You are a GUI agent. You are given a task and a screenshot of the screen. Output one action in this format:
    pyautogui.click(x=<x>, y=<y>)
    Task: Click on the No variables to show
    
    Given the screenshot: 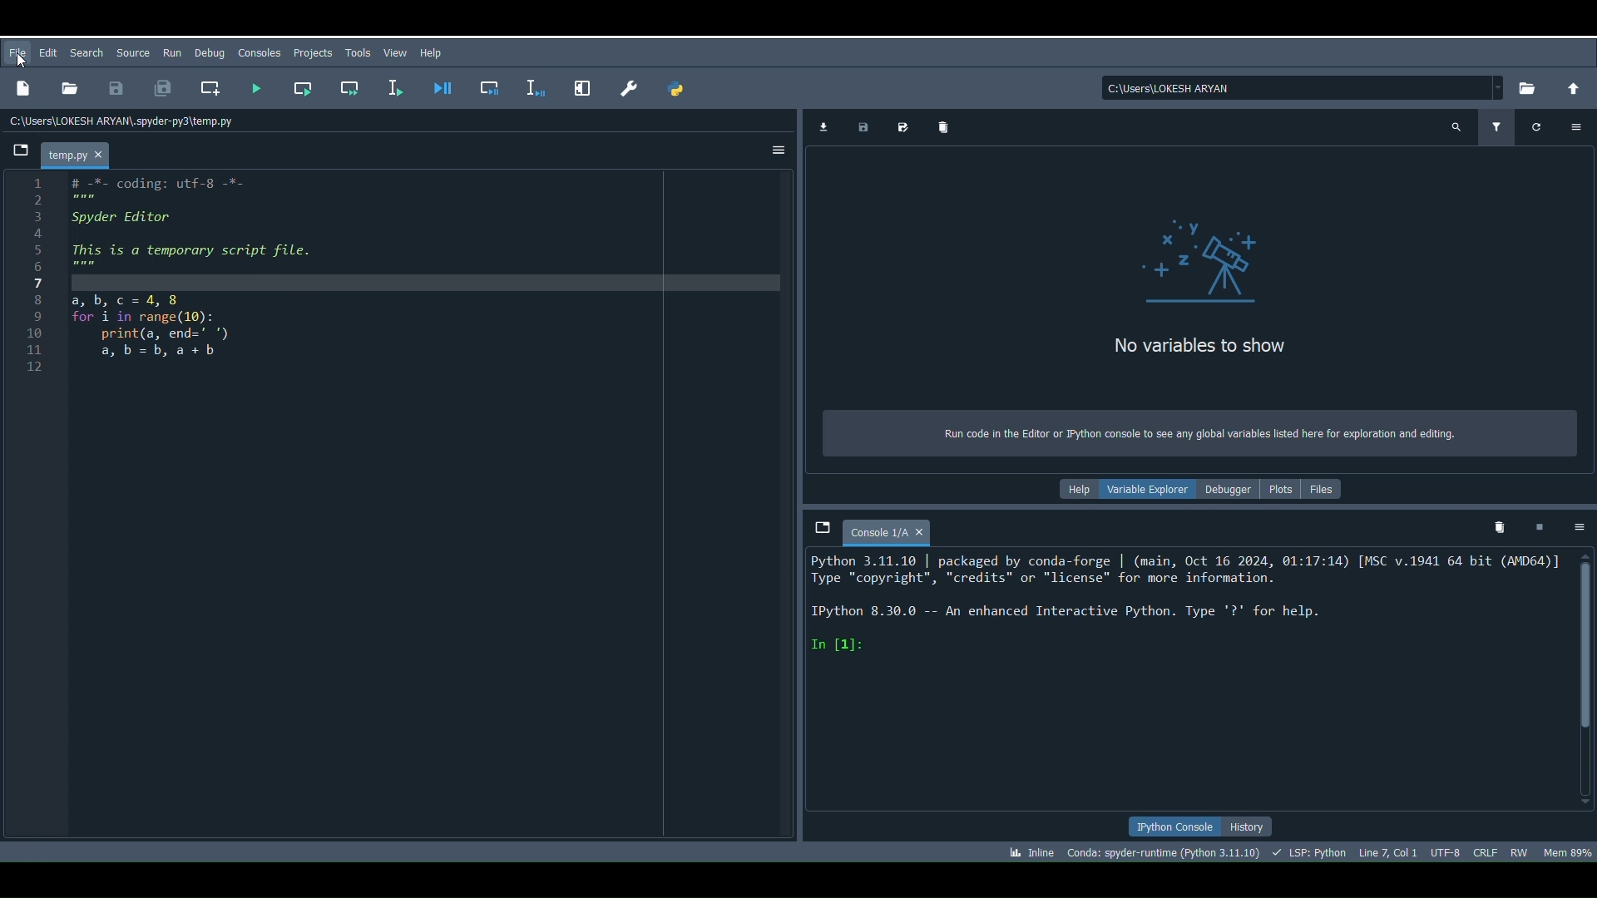 What is the action you would take?
    pyautogui.click(x=1189, y=292)
    